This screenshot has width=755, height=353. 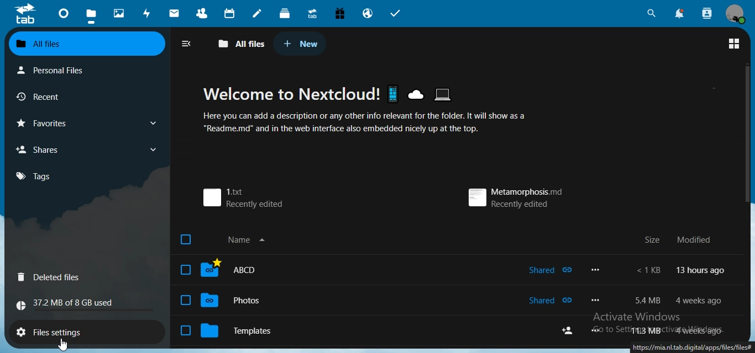 What do you see at coordinates (698, 300) in the screenshot?
I see `text` at bounding box center [698, 300].